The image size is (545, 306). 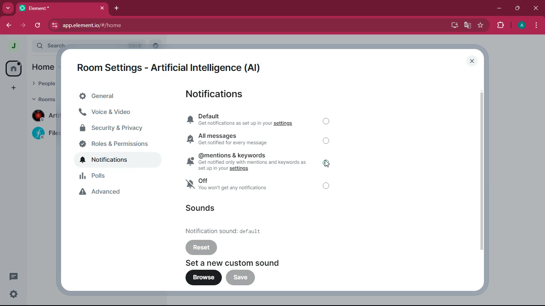 I want to click on favorite, so click(x=481, y=26).